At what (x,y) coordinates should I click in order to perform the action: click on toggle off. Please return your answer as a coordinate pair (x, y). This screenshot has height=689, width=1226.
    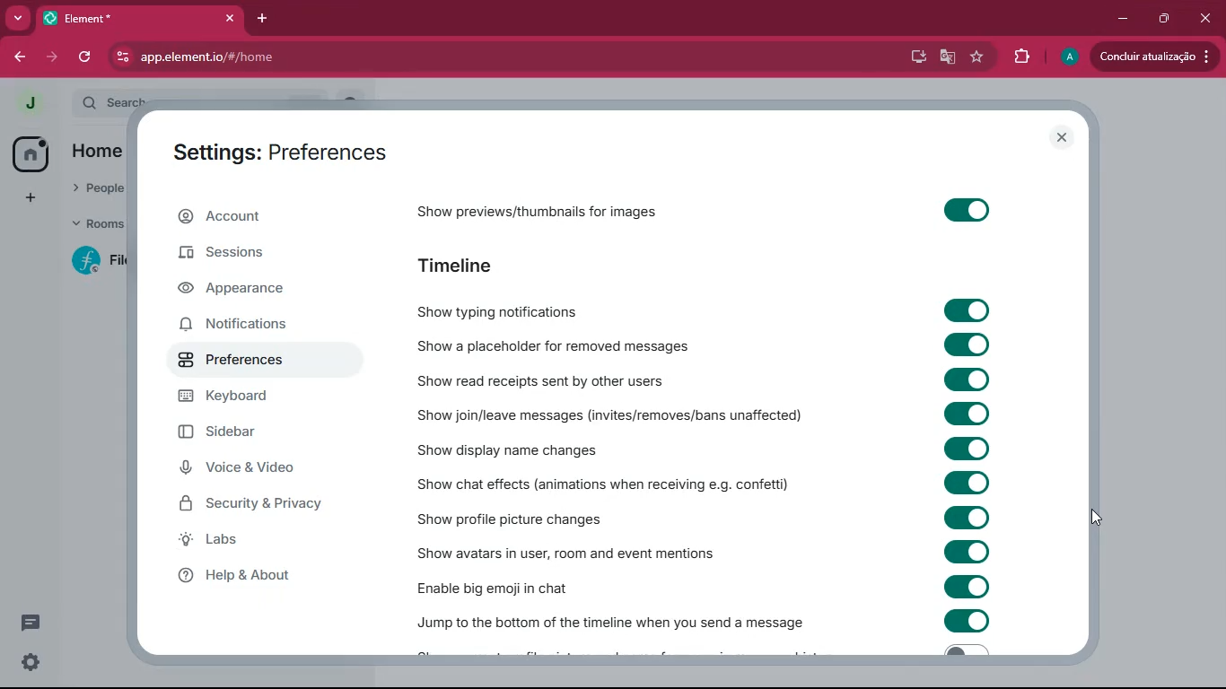
    Looking at the image, I should click on (963, 652).